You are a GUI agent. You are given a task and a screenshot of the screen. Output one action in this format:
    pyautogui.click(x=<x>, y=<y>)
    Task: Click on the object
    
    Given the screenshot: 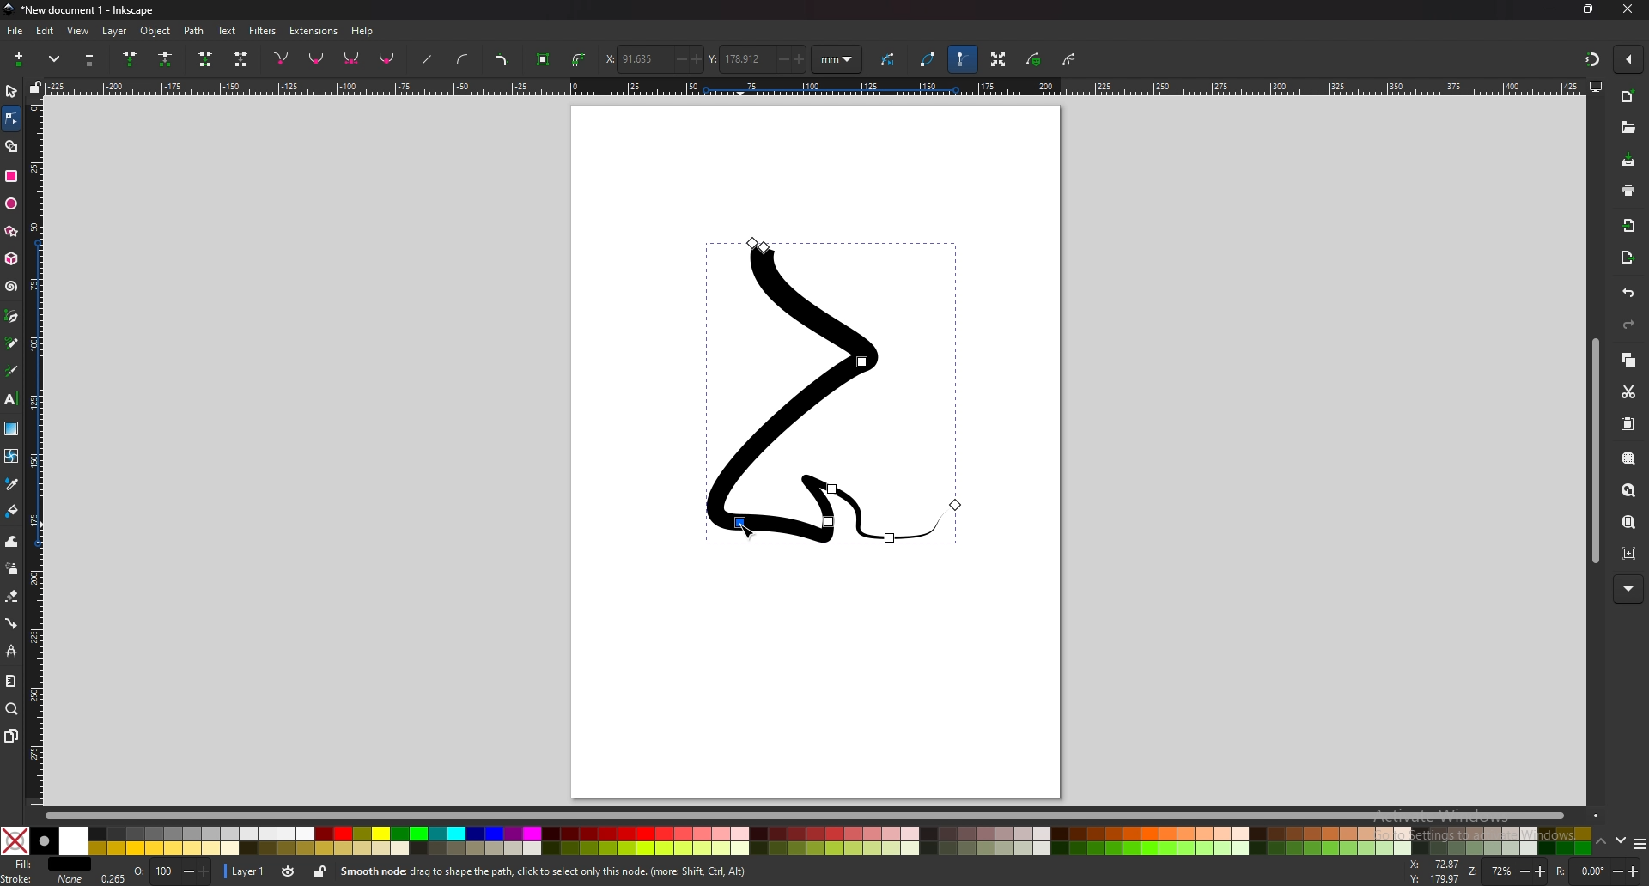 What is the action you would take?
    pyautogui.click(x=155, y=30)
    